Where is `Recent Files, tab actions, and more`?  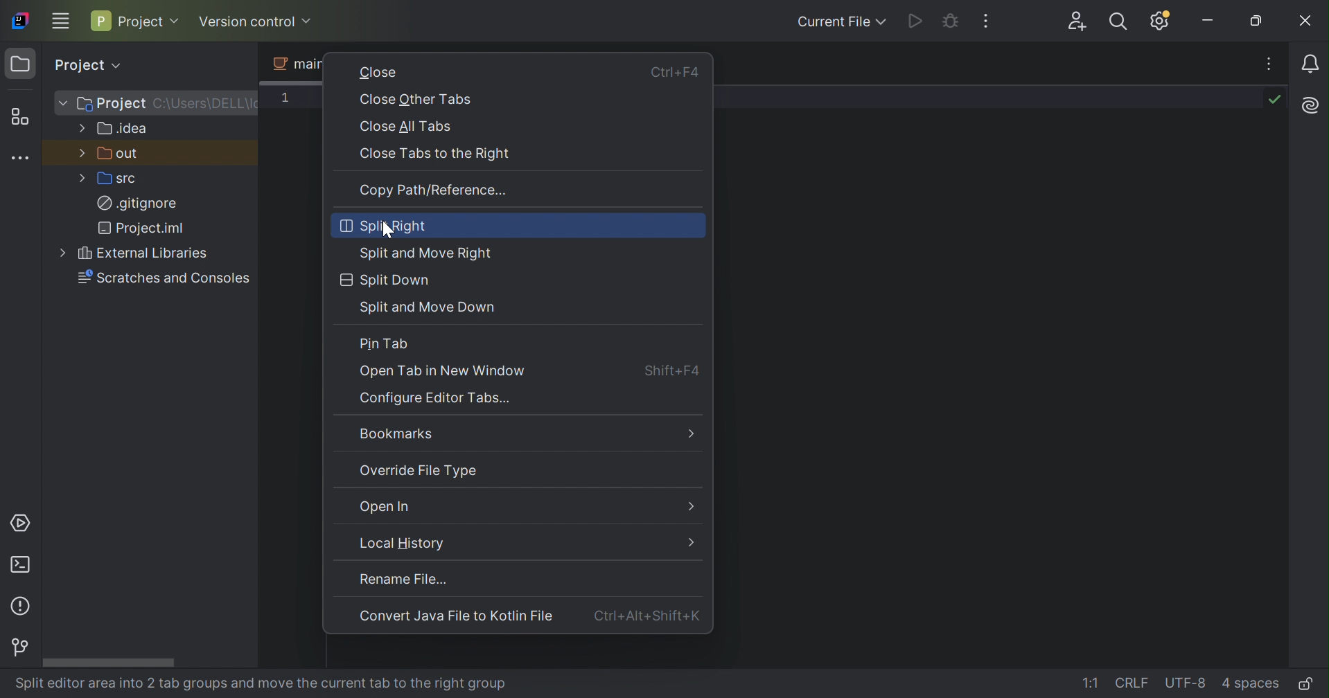 Recent Files, tab actions, and more is located at coordinates (1270, 65).